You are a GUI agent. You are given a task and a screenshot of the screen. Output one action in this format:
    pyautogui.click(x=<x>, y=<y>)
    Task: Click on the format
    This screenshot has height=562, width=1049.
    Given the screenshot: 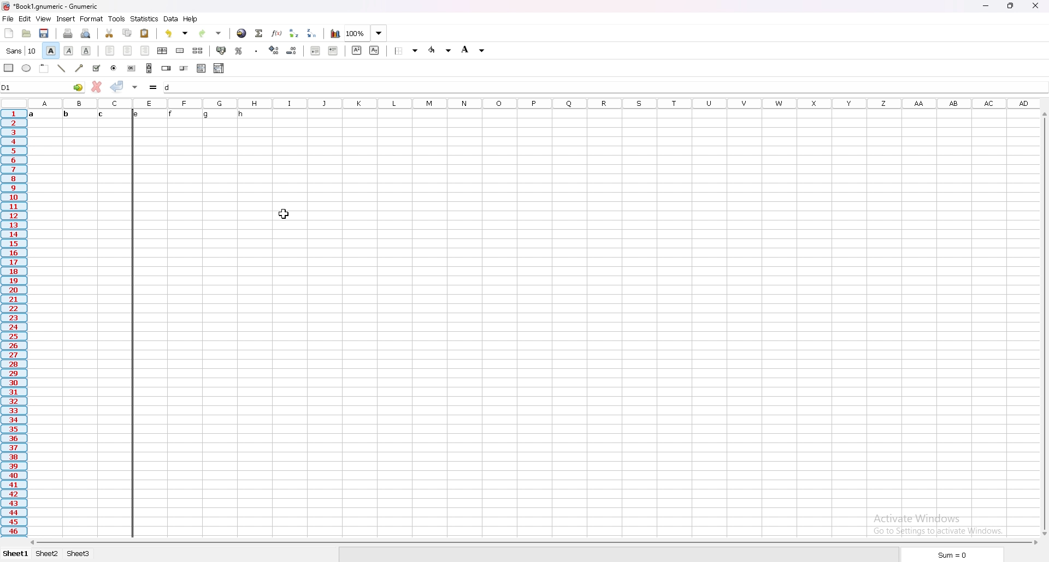 What is the action you would take?
    pyautogui.click(x=92, y=19)
    